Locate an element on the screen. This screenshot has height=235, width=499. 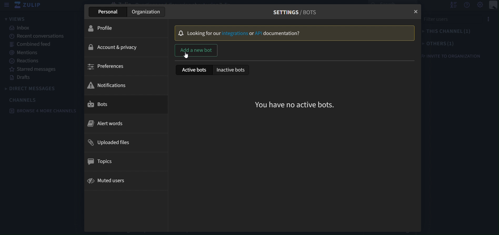
others is located at coordinates (438, 44).